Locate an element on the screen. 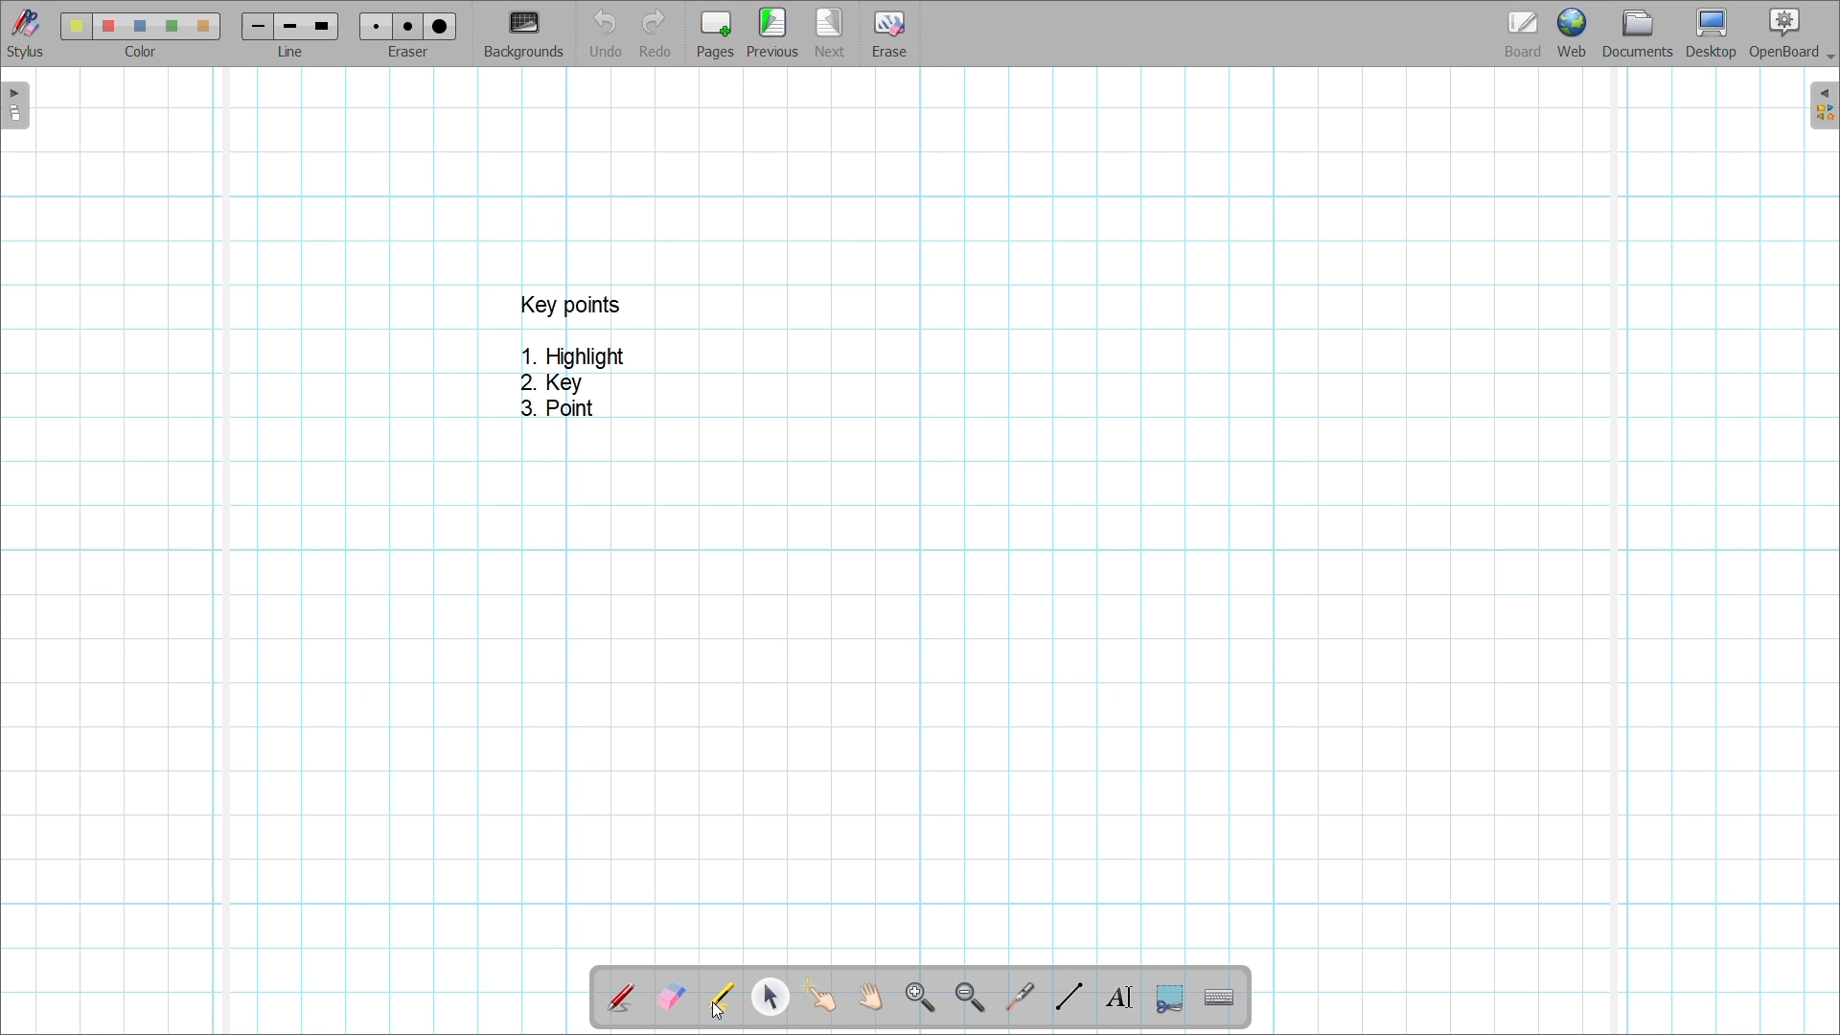 This screenshot has width=1840, height=1035. Display virtual keyboard is located at coordinates (1220, 998).